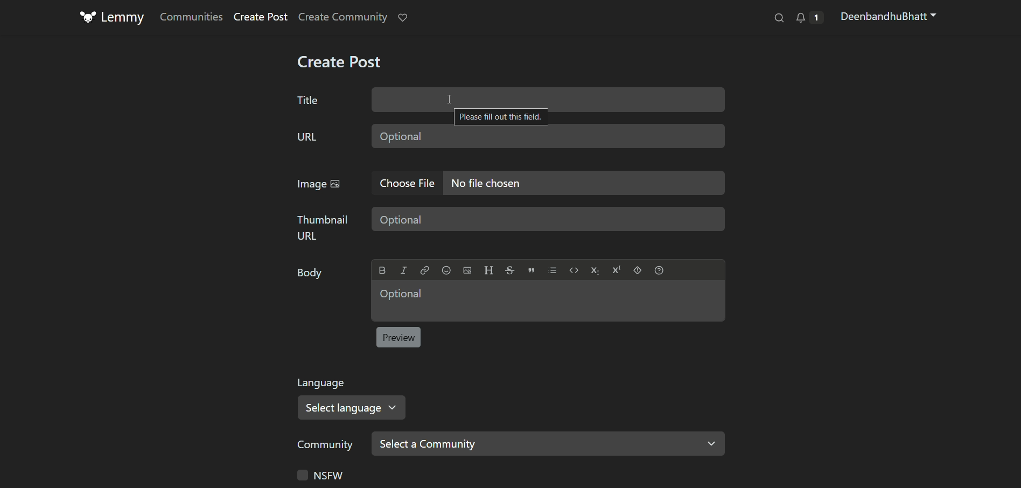 The height and width of the screenshot is (488, 1021). I want to click on select a community, so click(549, 443).